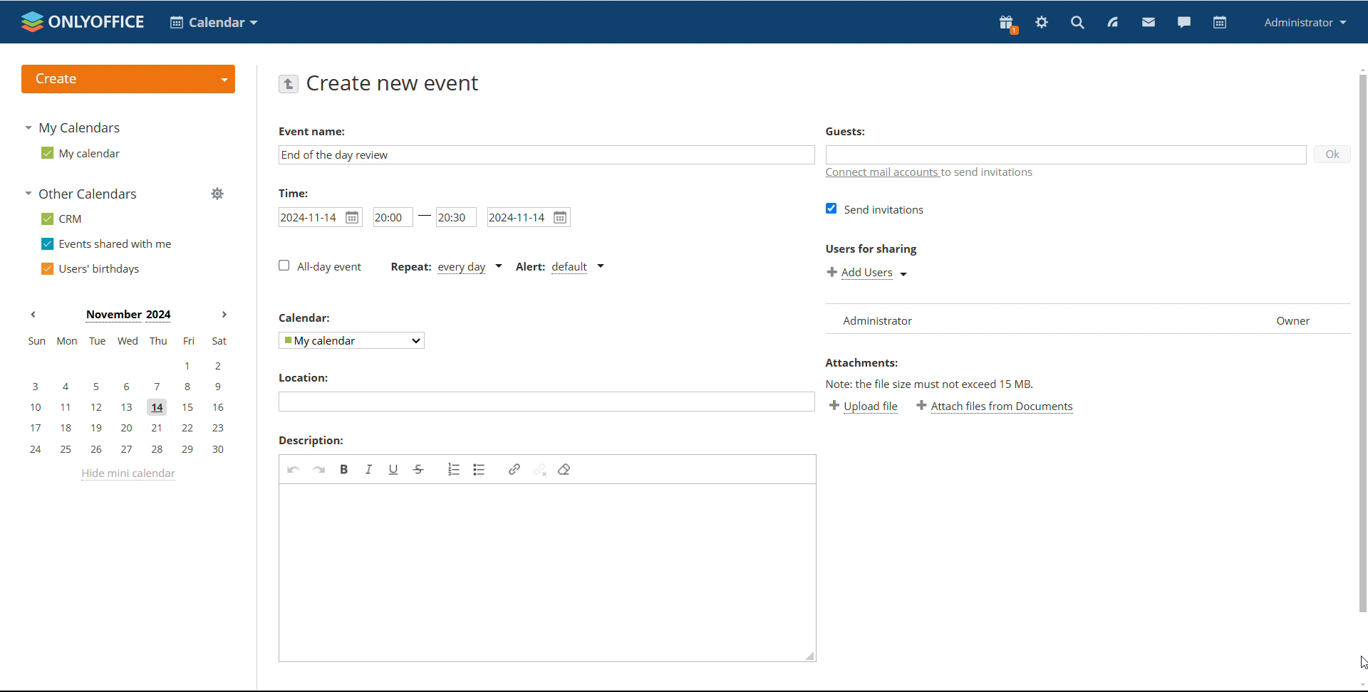  Describe the element at coordinates (294, 192) in the screenshot. I see `time` at that location.